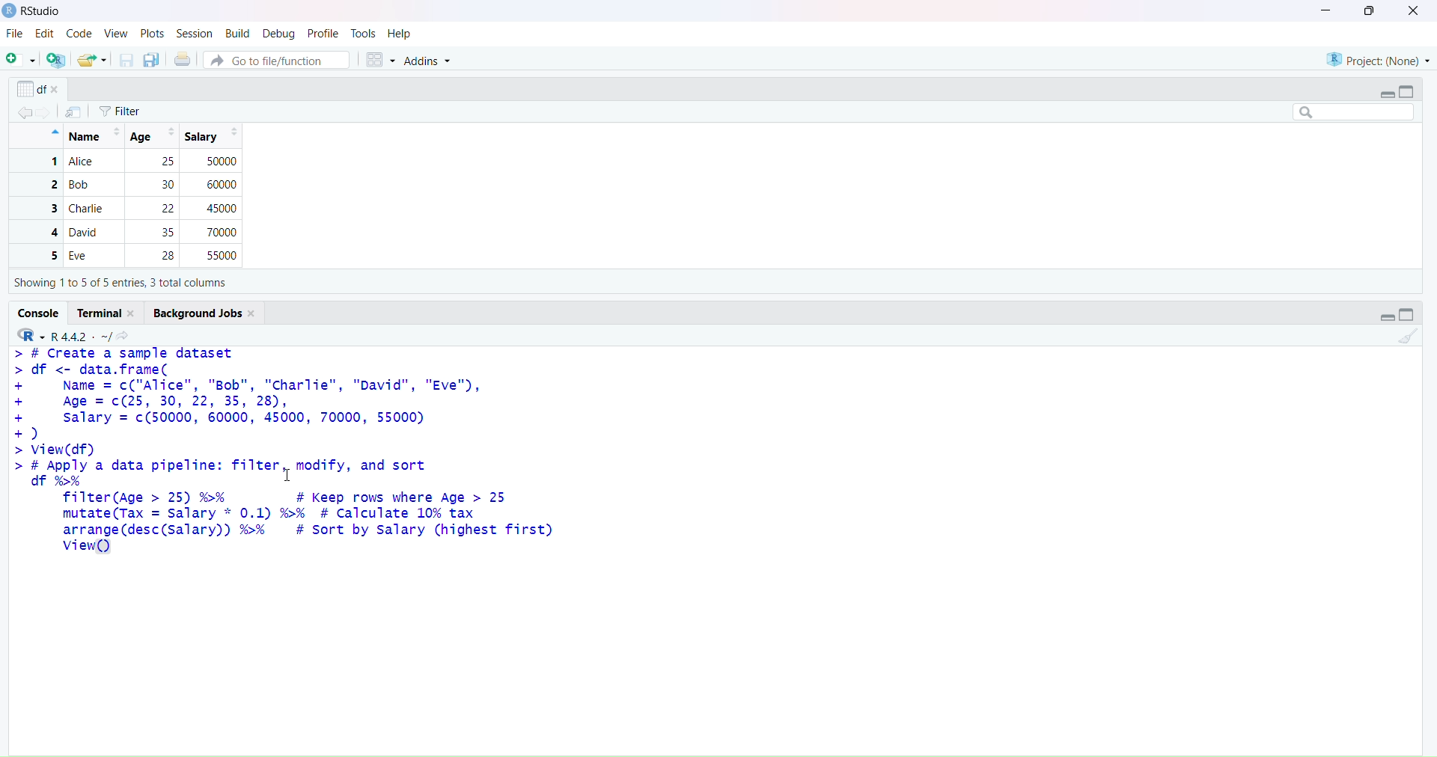 This screenshot has width=1437, height=757. Describe the element at coordinates (1346, 112) in the screenshot. I see `search` at that location.